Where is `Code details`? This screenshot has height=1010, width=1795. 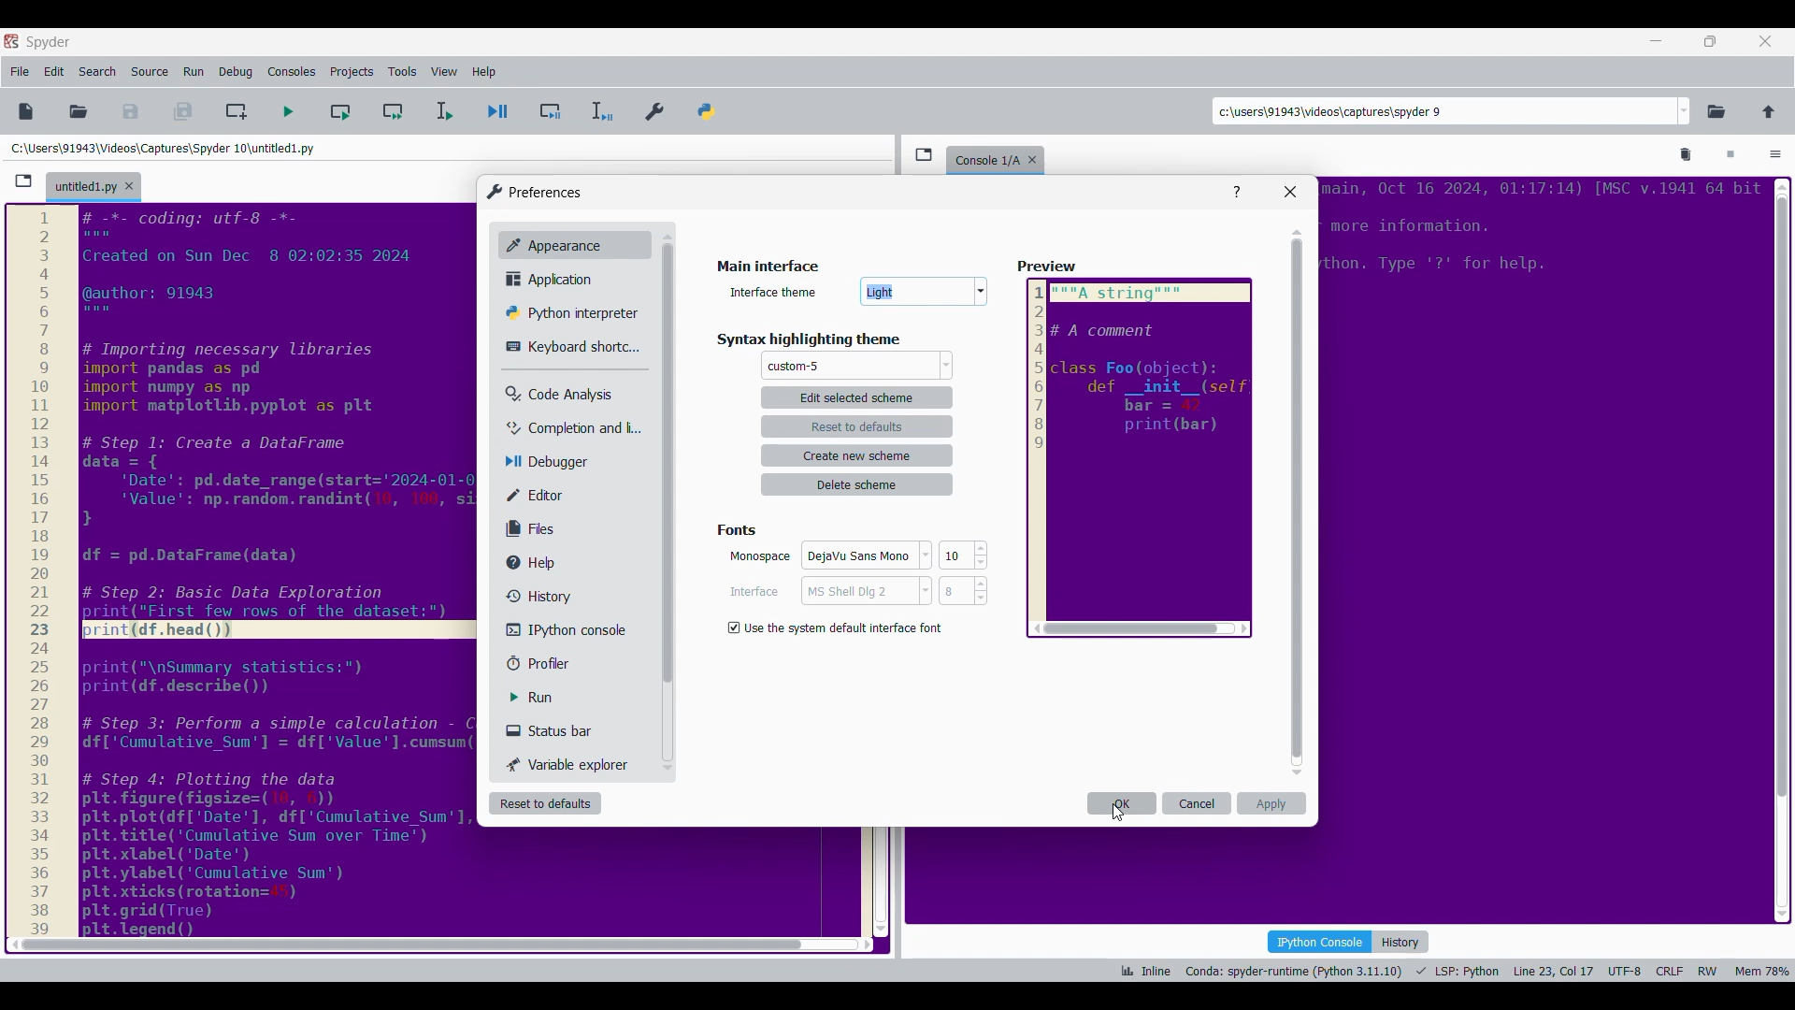
Code details is located at coordinates (1453, 971).